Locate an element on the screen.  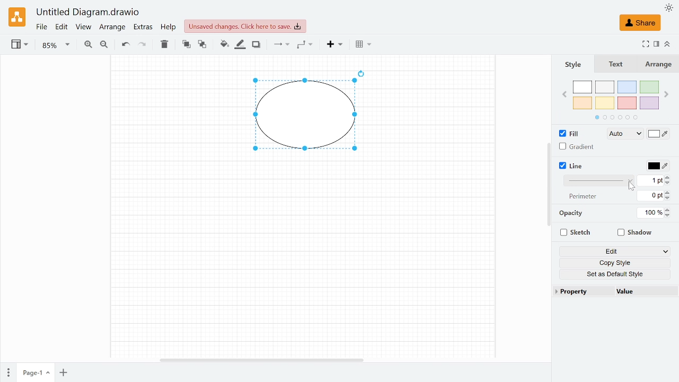
Appearence is located at coordinates (668, 8).